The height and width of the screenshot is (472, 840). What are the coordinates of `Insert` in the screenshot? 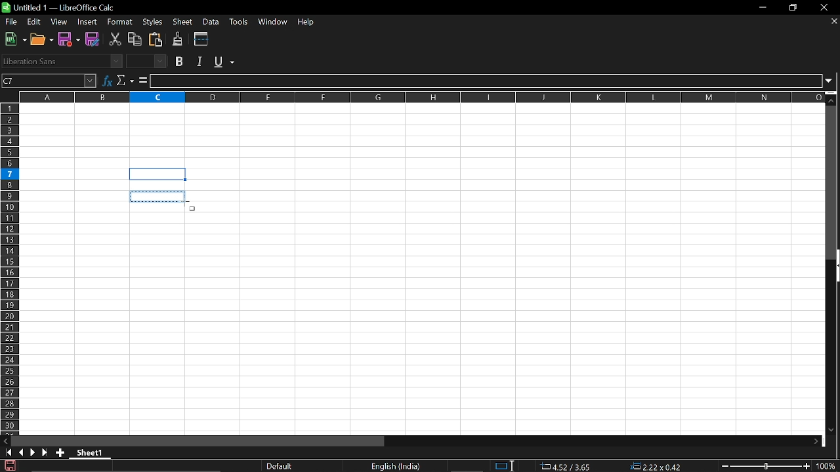 It's located at (85, 22).